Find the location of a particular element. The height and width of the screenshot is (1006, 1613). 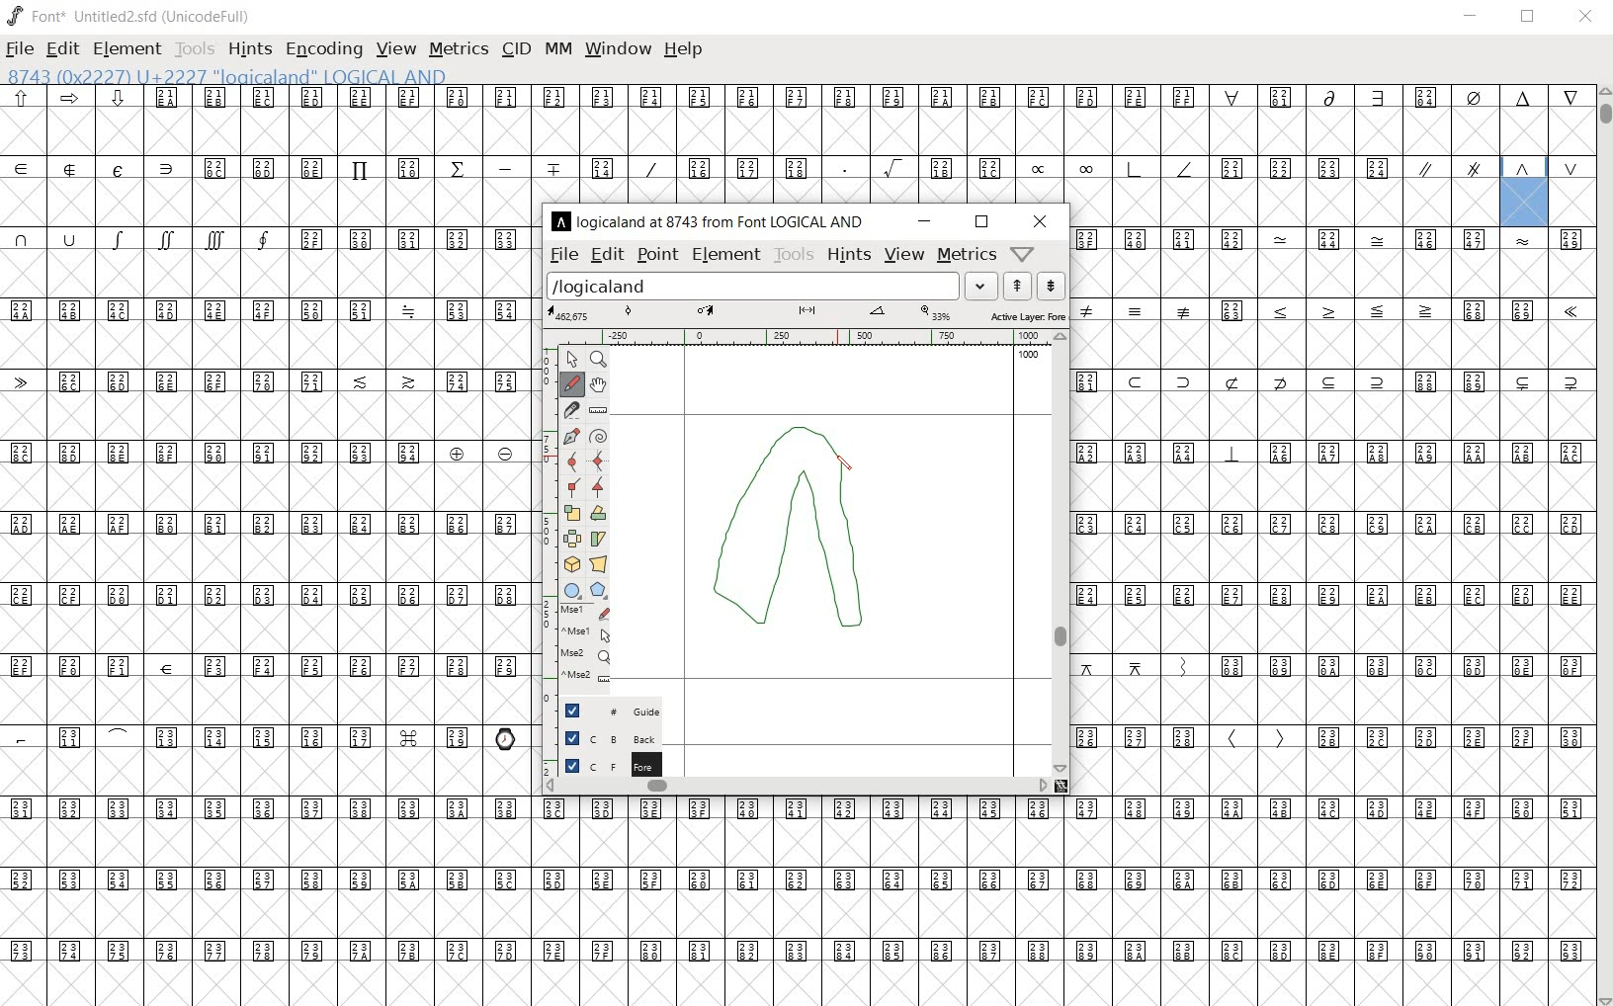

glyph characters is located at coordinates (267, 546).